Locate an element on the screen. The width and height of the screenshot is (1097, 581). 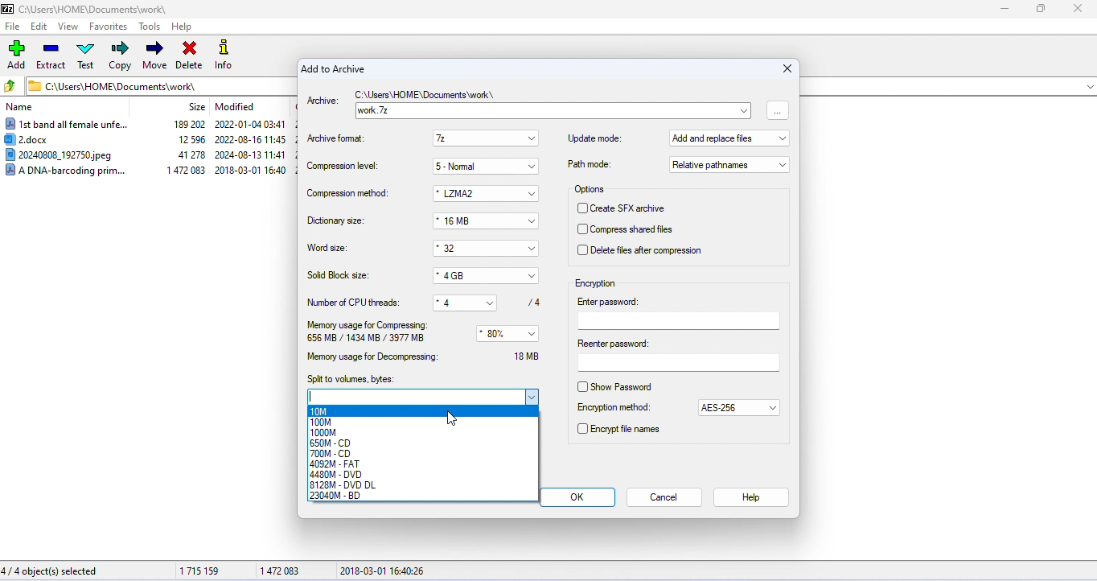
drop down is located at coordinates (495, 301).